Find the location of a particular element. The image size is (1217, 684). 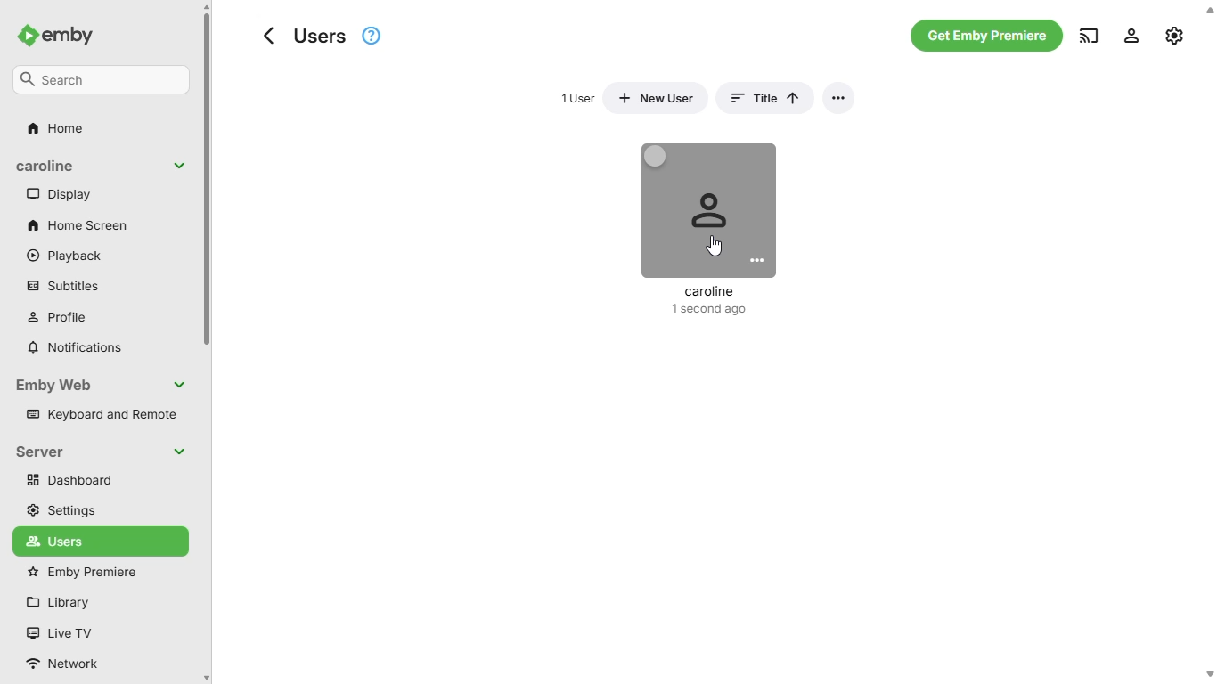

Cursor is located at coordinates (715, 248).